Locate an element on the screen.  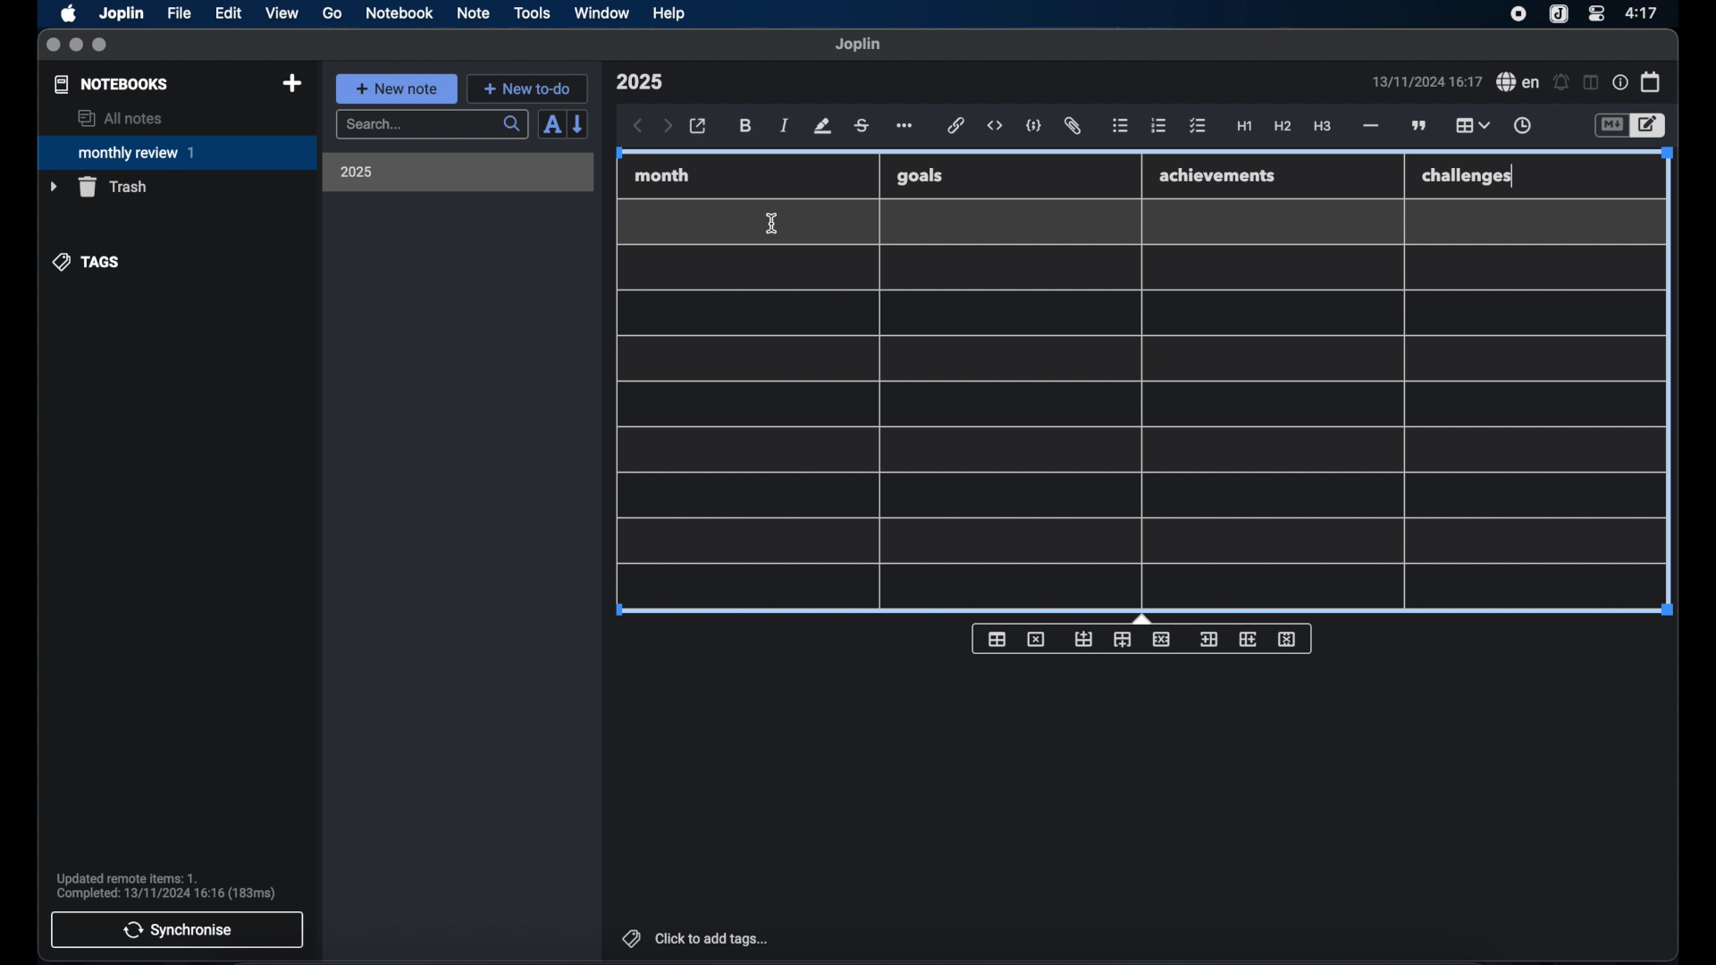
click to add tags is located at coordinates (697, 938).